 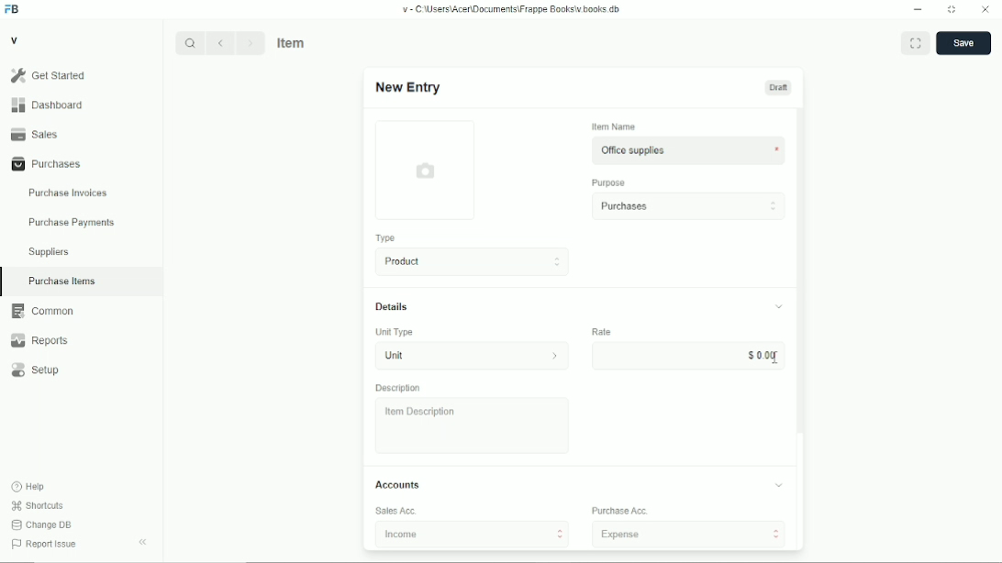 I want to click on draft, so click(x=779, y=87).